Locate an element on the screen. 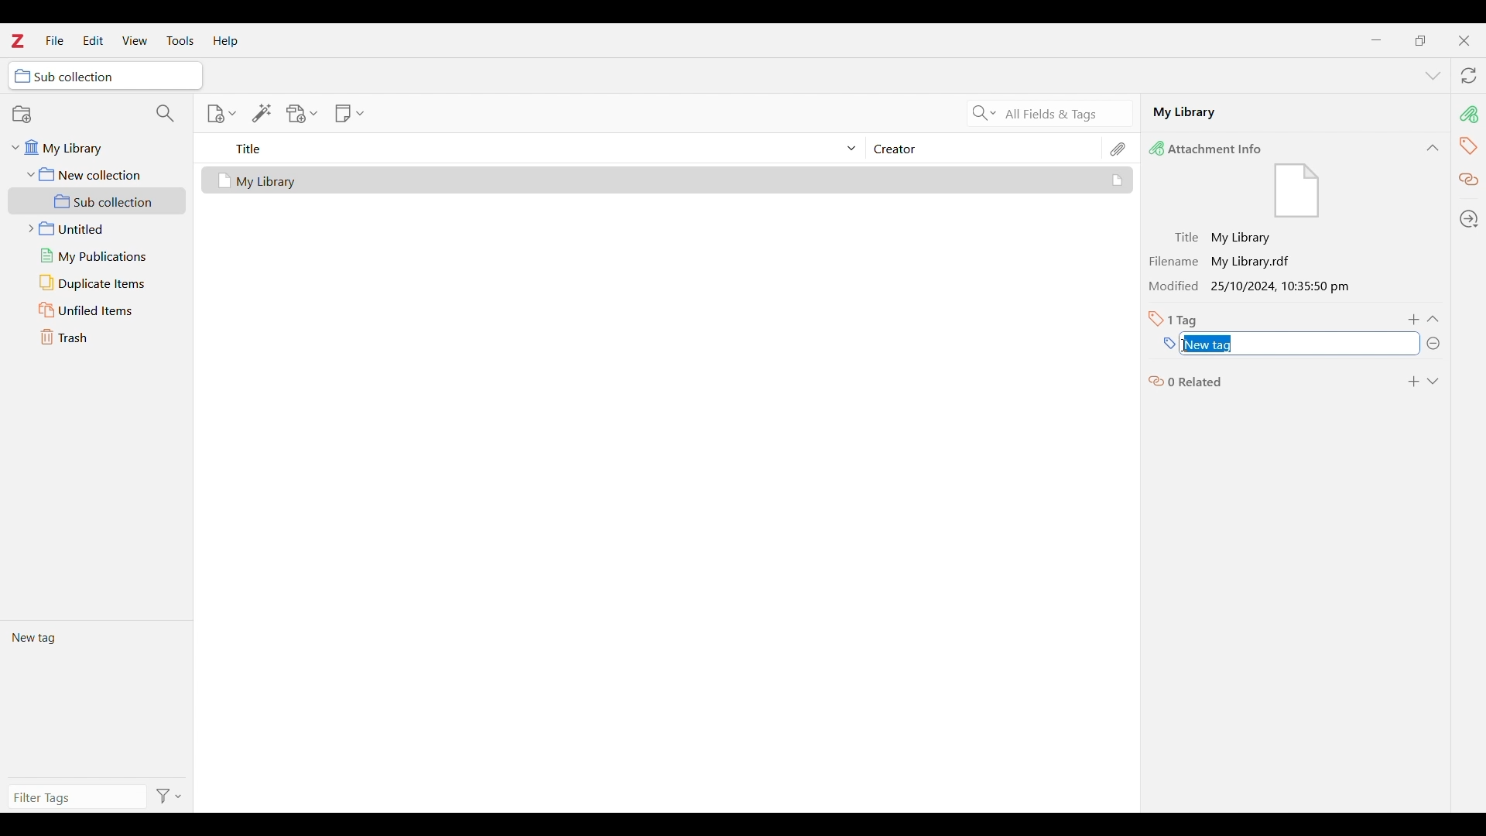  Total number of tags is located at coordinates (1173, 319).